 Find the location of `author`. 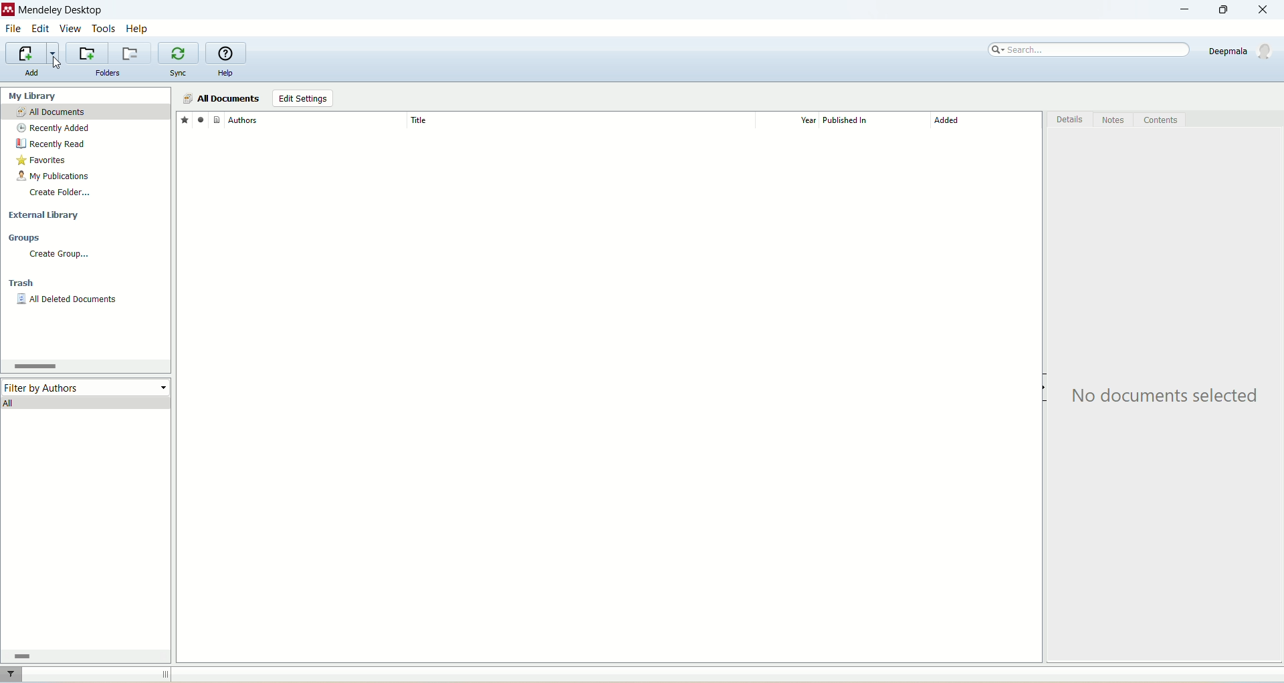

author is located at coordinates (317, 120).